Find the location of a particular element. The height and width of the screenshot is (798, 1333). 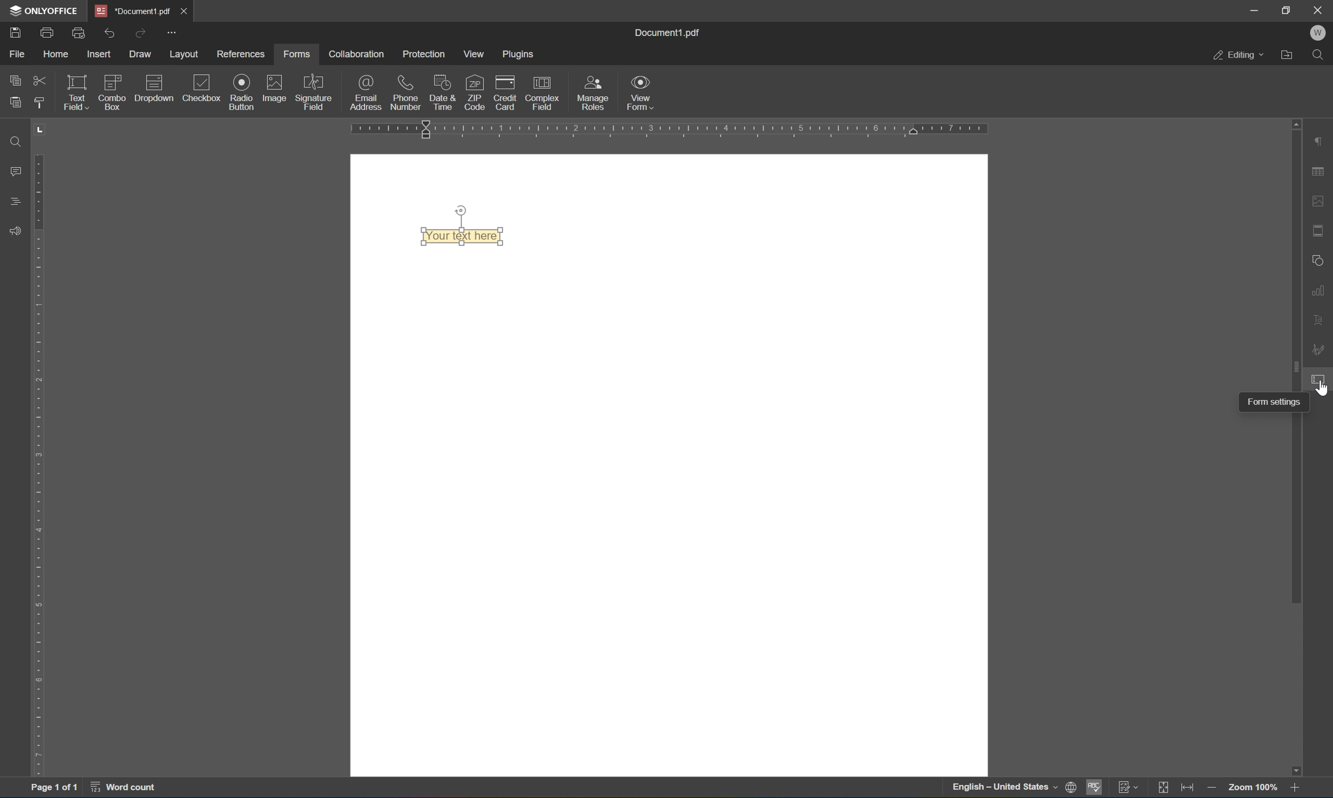

ONLYOFFICE is located at coordinates (41, 11).